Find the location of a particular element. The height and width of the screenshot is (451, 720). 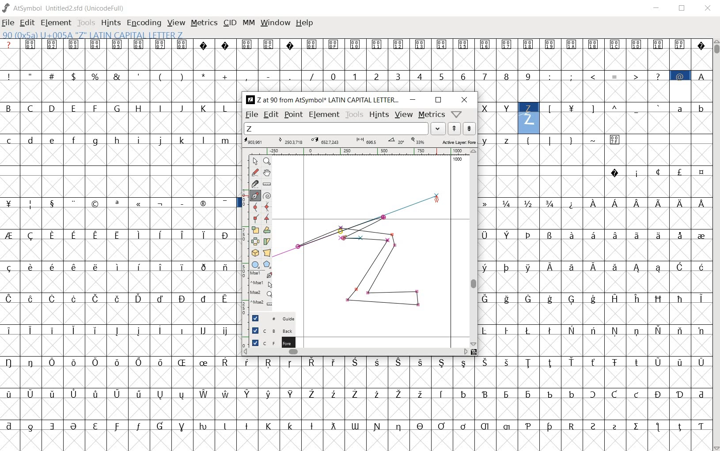

tools is located at coordinates (355, 115).